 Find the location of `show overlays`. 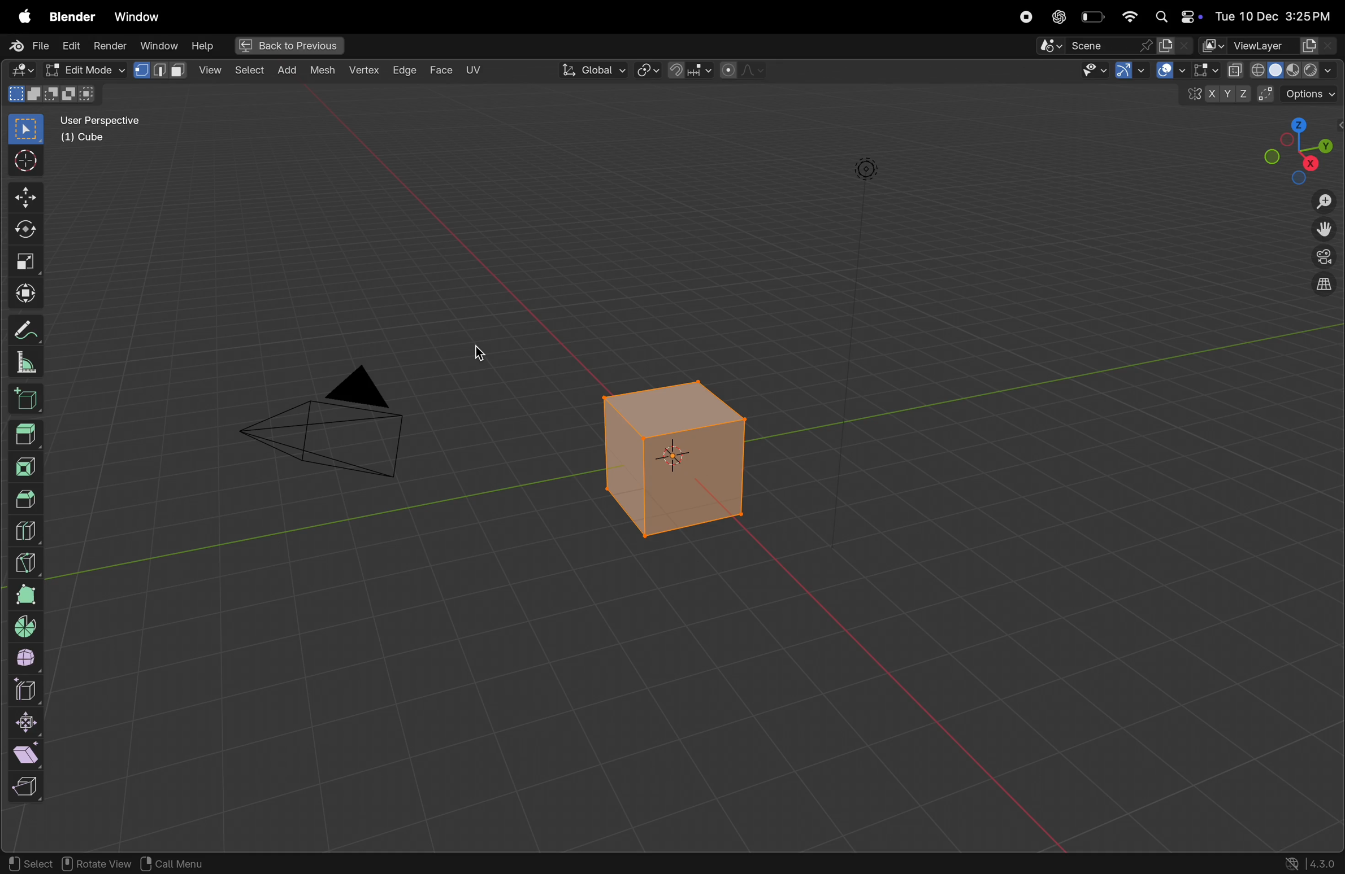

show overlays is located at coordinates (1201, 71).